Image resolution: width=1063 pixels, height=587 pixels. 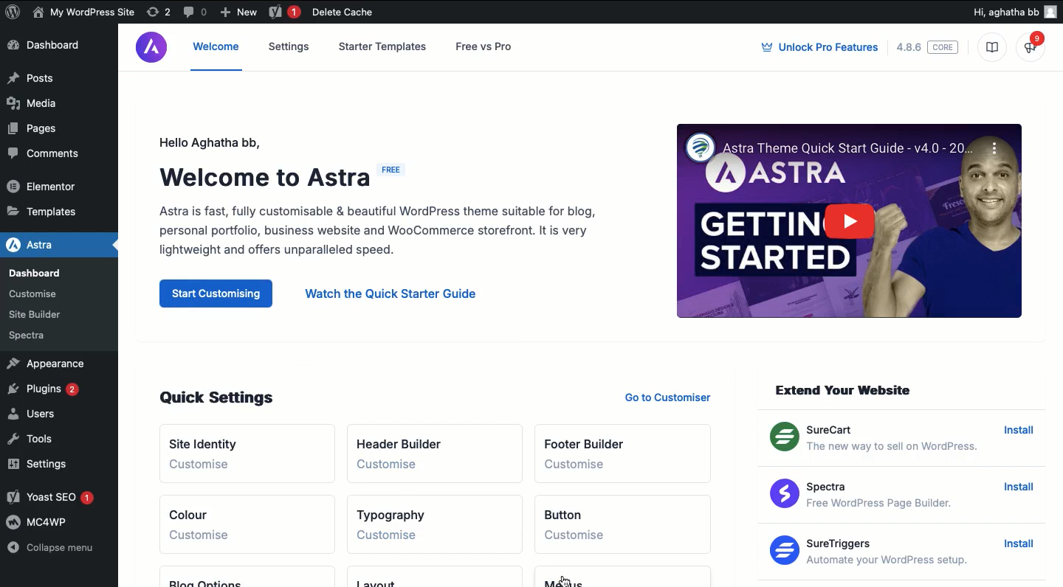 What do you see at coordinates (13, 12) in the screenshot?
I see `WordPress Logo` at bounding box center [13, 12].